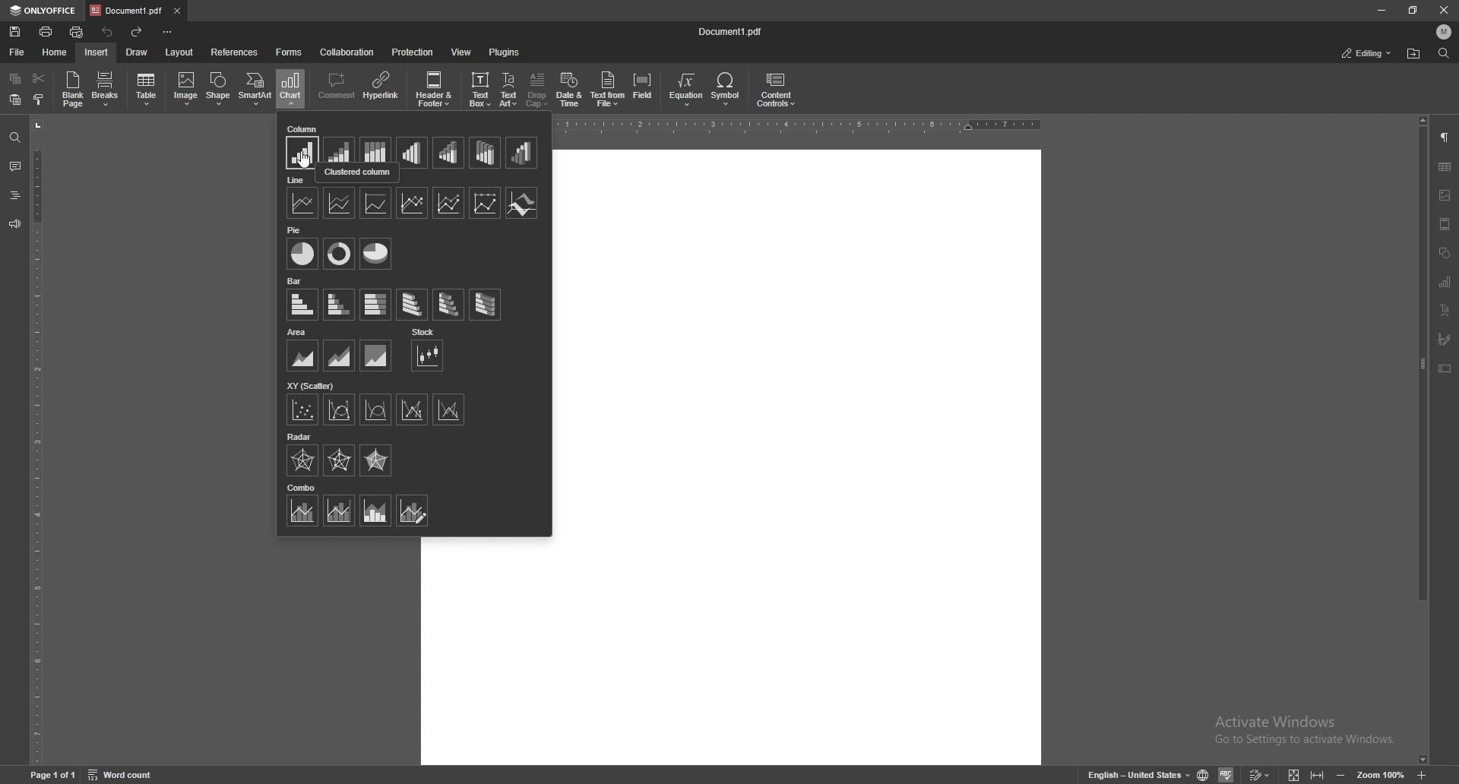 The width and height of the screenshot is (1459, 784). What do you see at coordinates (179, 52) in the screenshot?
I see `layout` at bounding box center [179, 52].